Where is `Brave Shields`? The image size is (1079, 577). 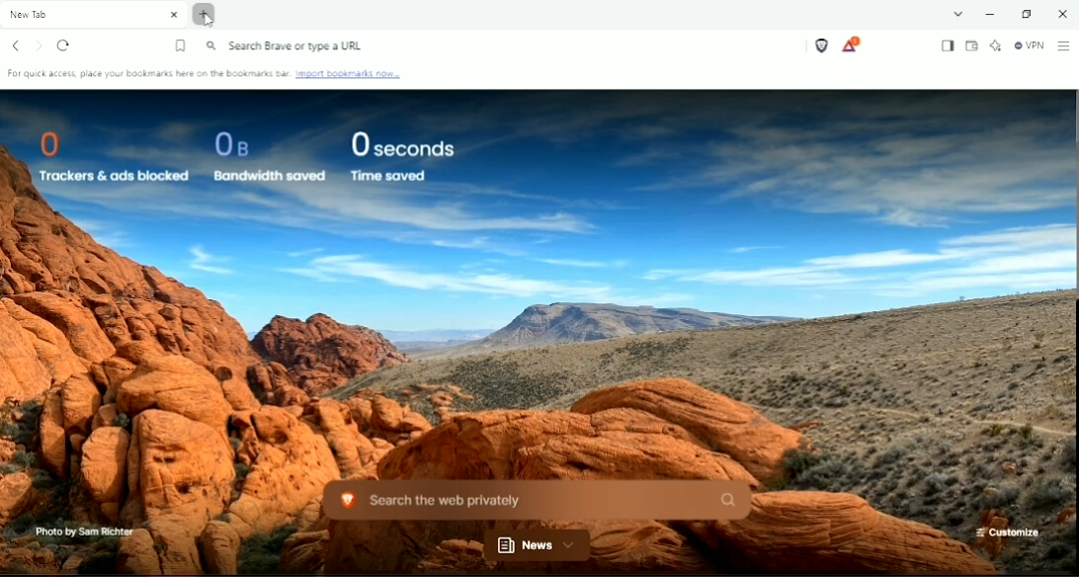
Brave Shields is located at coordinates (822, 44).